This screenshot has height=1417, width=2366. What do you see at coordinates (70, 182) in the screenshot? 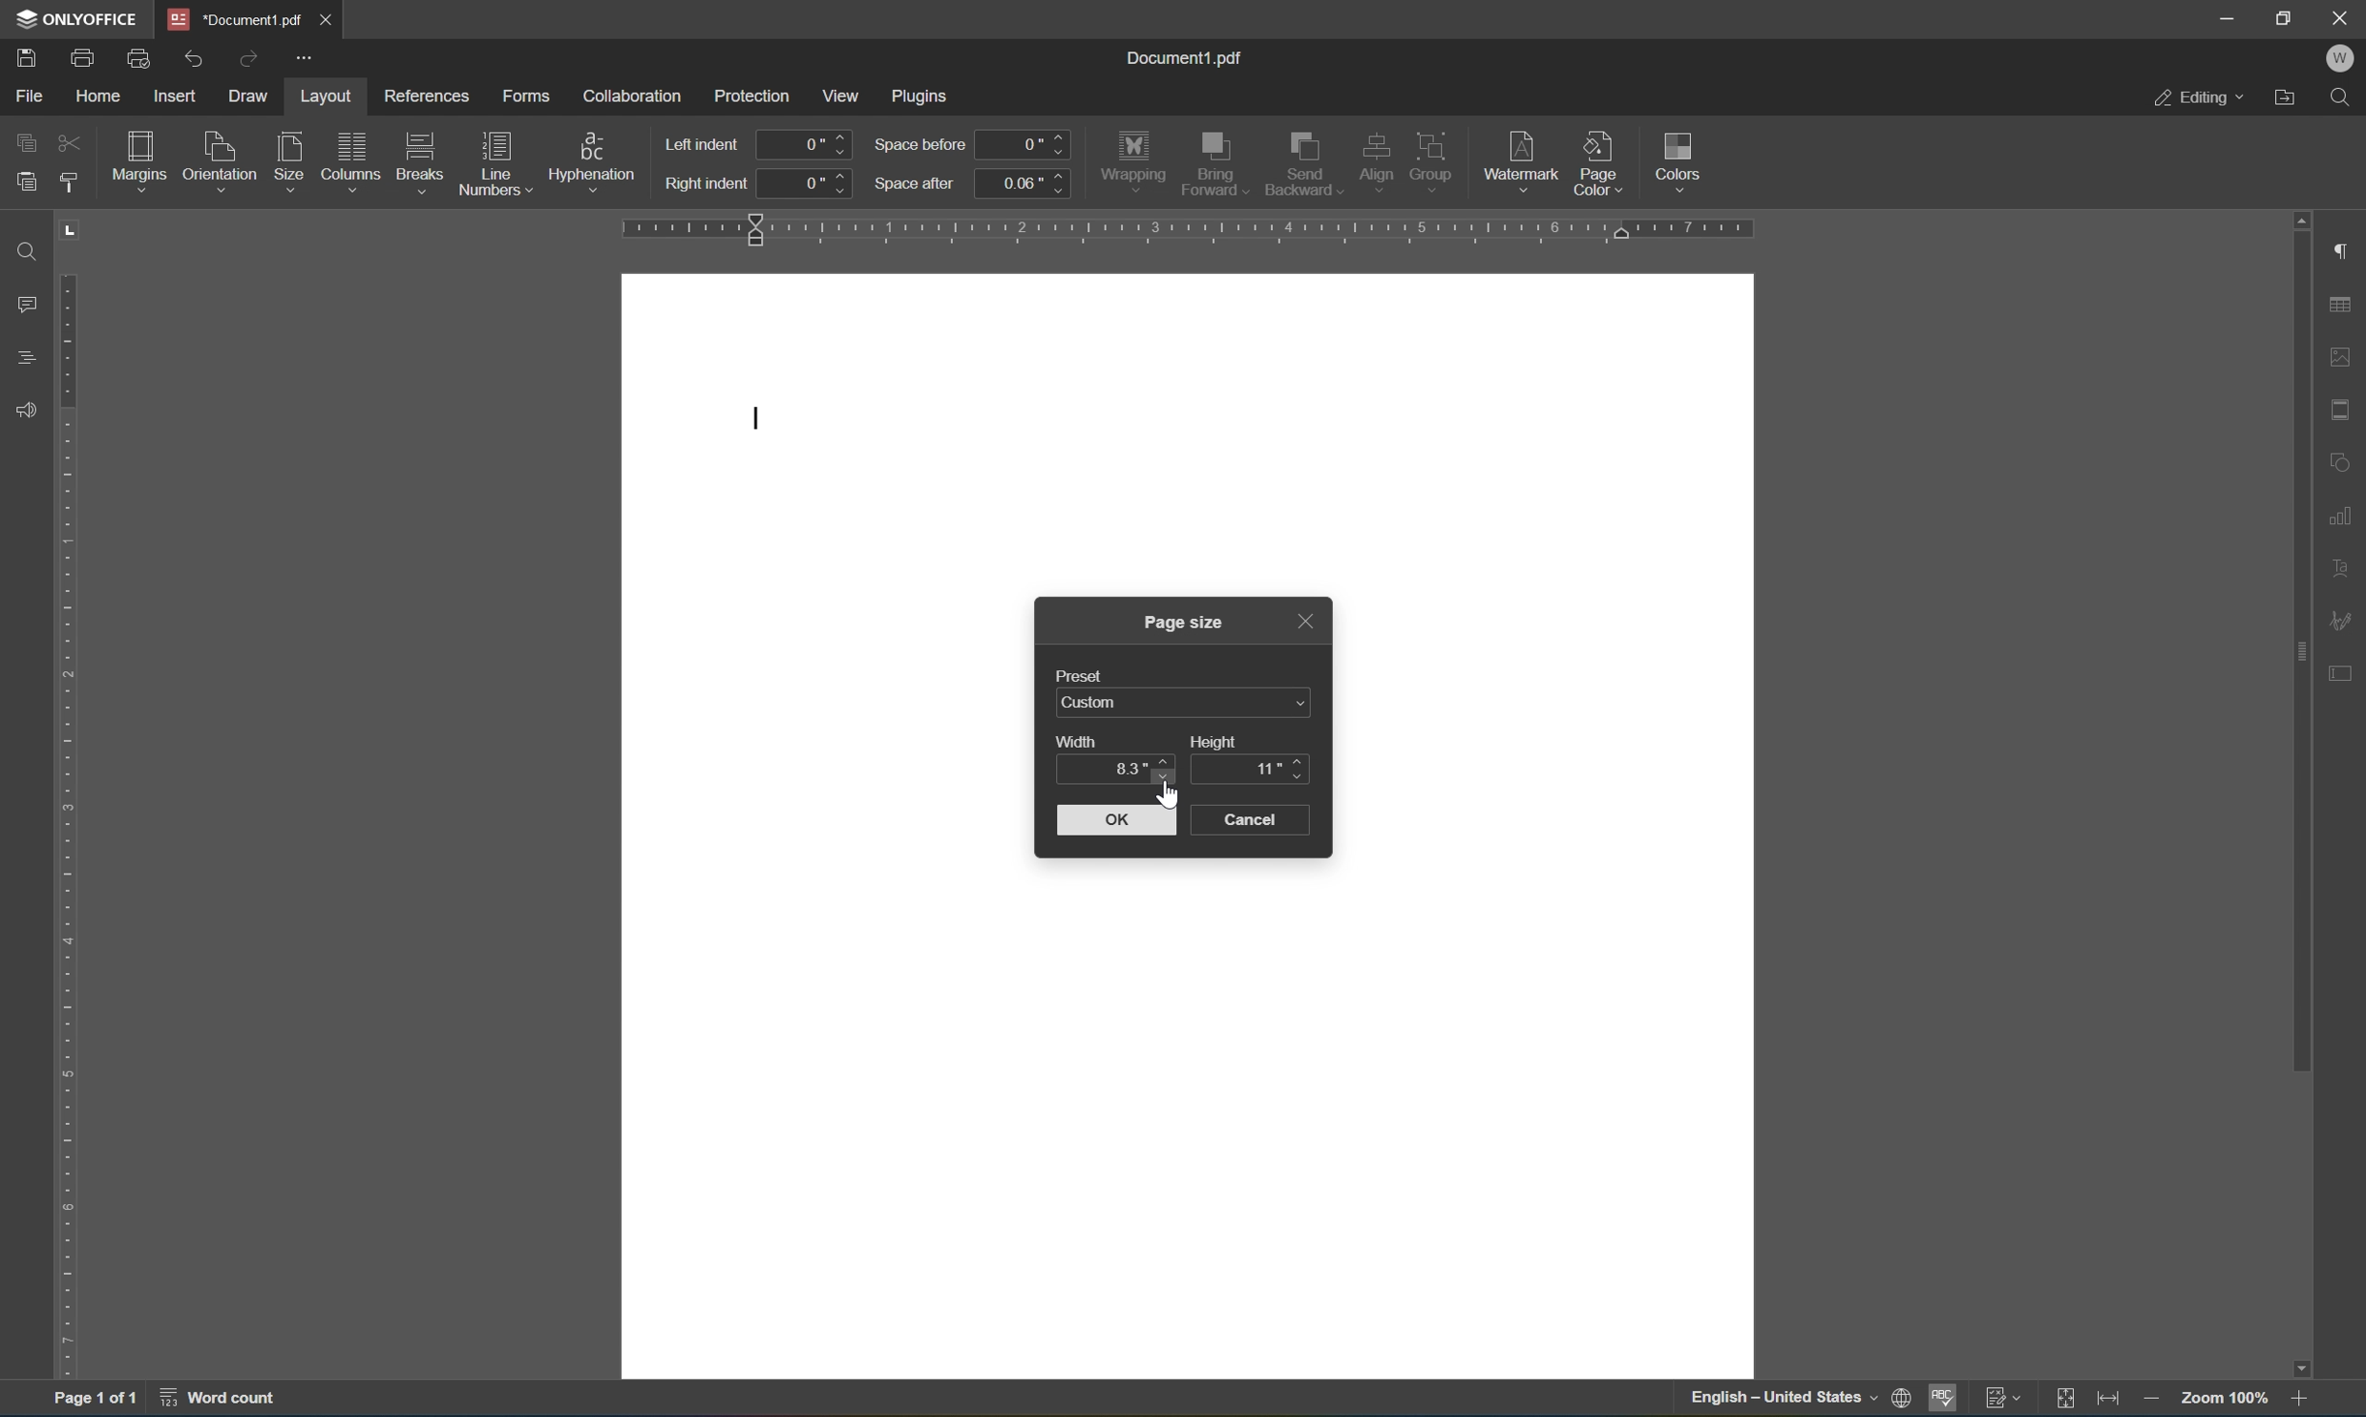
I see `copy style` at bounding box center [70, 182].